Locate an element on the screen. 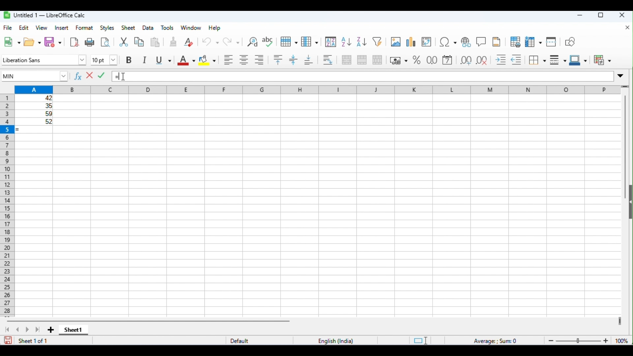 The height and width of the screenshot is (356, 633). expand is located at coordinates (621, 75).